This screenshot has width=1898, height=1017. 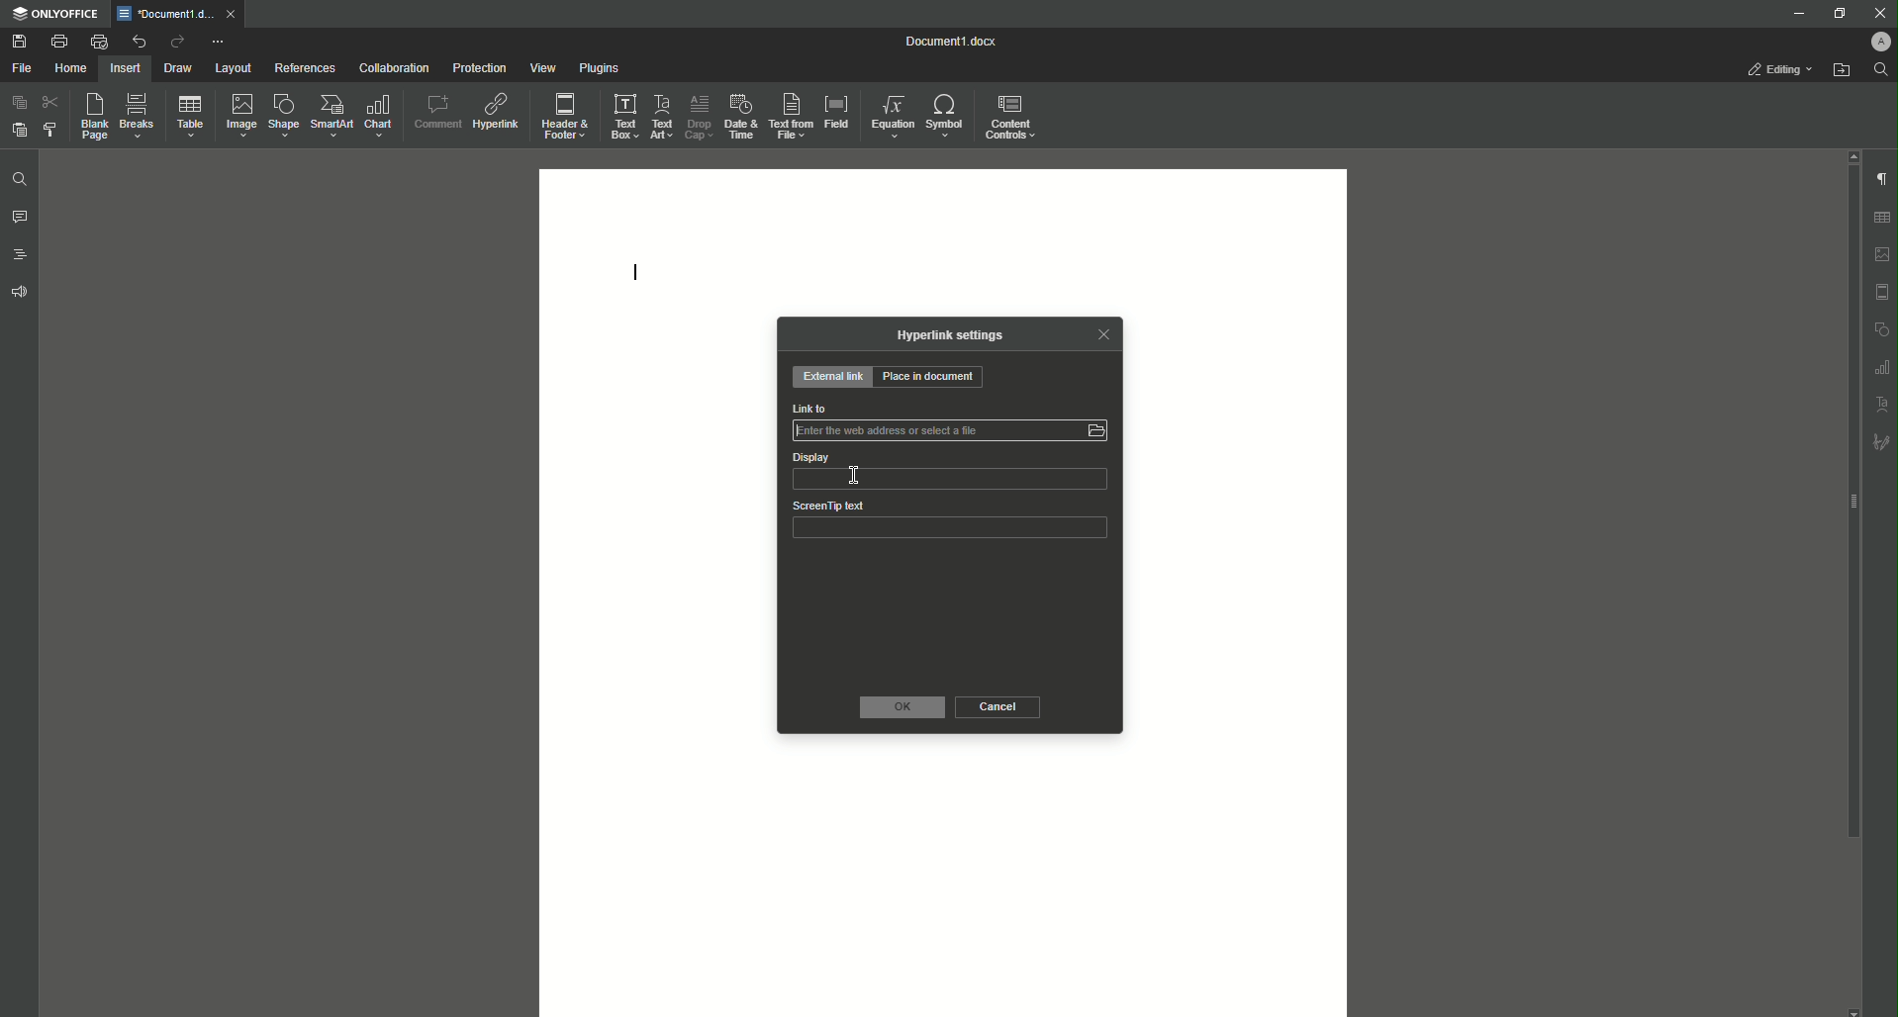 I want to click on Content Controls, so click(x=1014, y=117).